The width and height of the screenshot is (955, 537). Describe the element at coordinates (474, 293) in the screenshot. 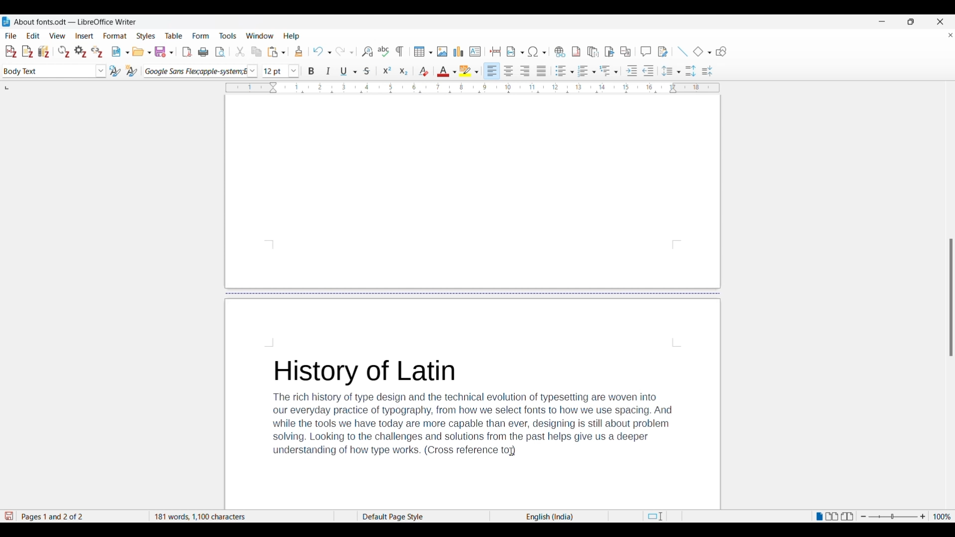

I see `Page break in document` at that location.